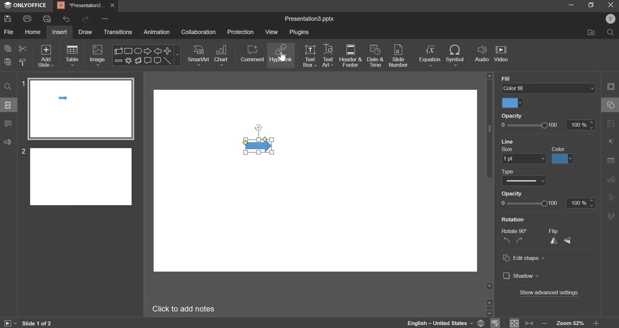  What do you see at coordinates (9, 32) in the screenshot?
I see `file` at bounding box center [9, 32].